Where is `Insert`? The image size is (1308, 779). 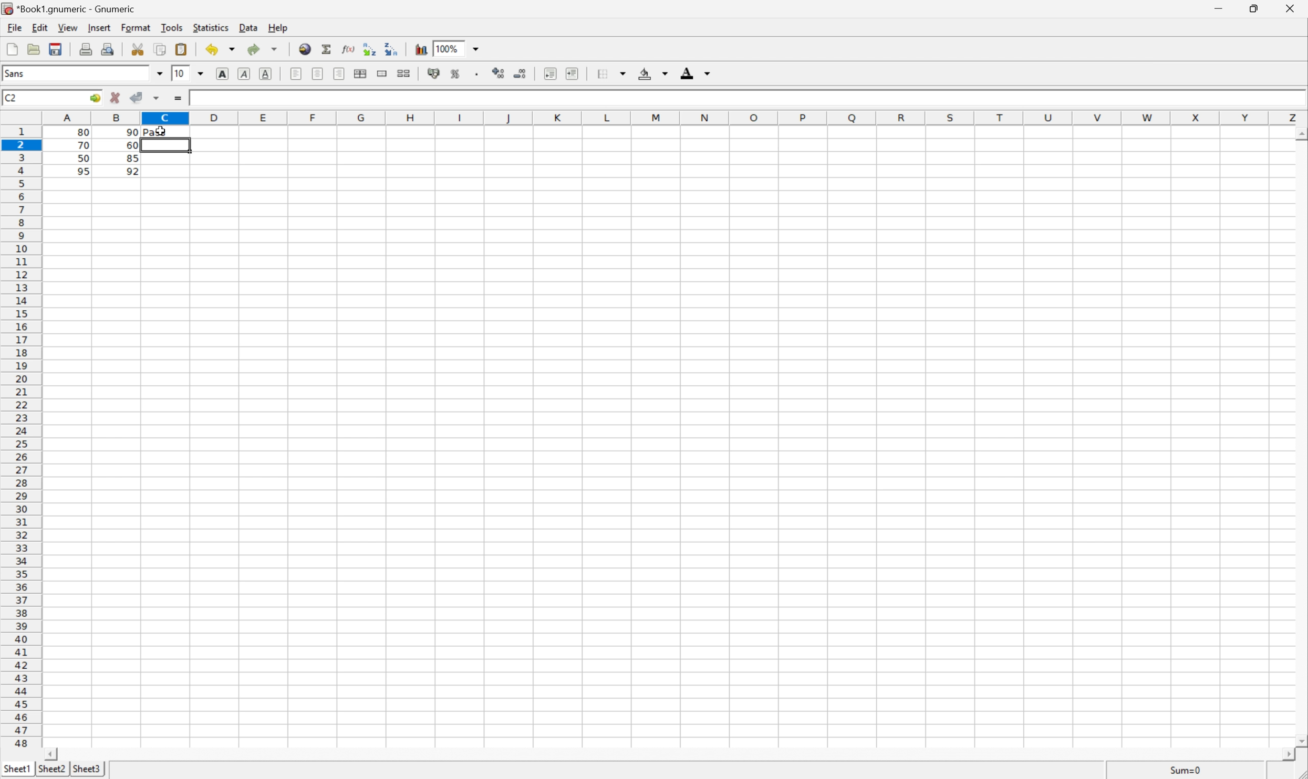
Insert is located at coordinates (100, 29).